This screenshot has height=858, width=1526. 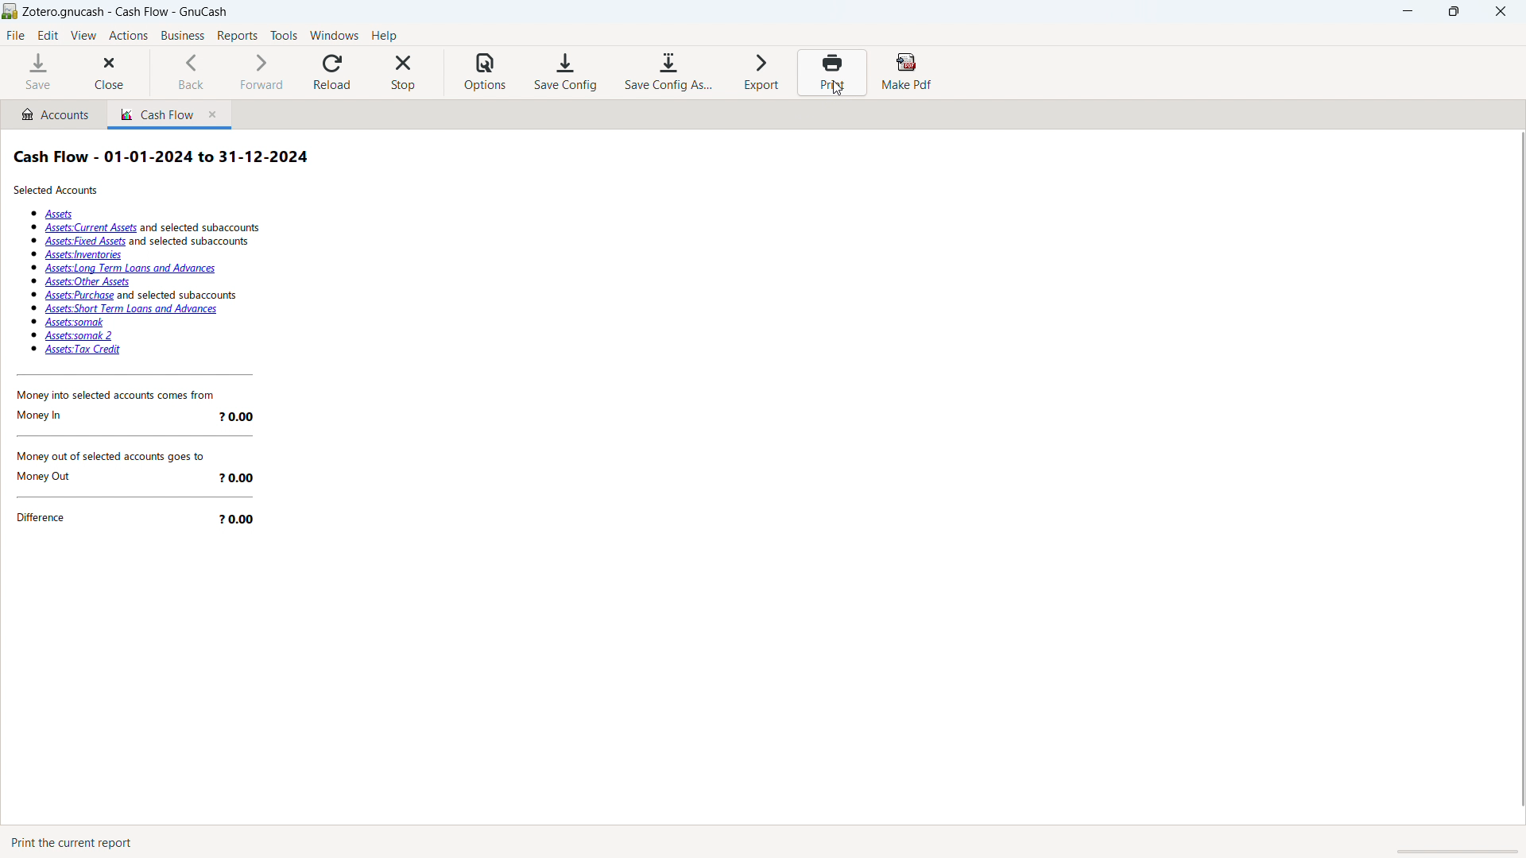 What do you see at coordinates (284, 36) in the screenshot?
I see `tools` at bounding box center [284, 36].